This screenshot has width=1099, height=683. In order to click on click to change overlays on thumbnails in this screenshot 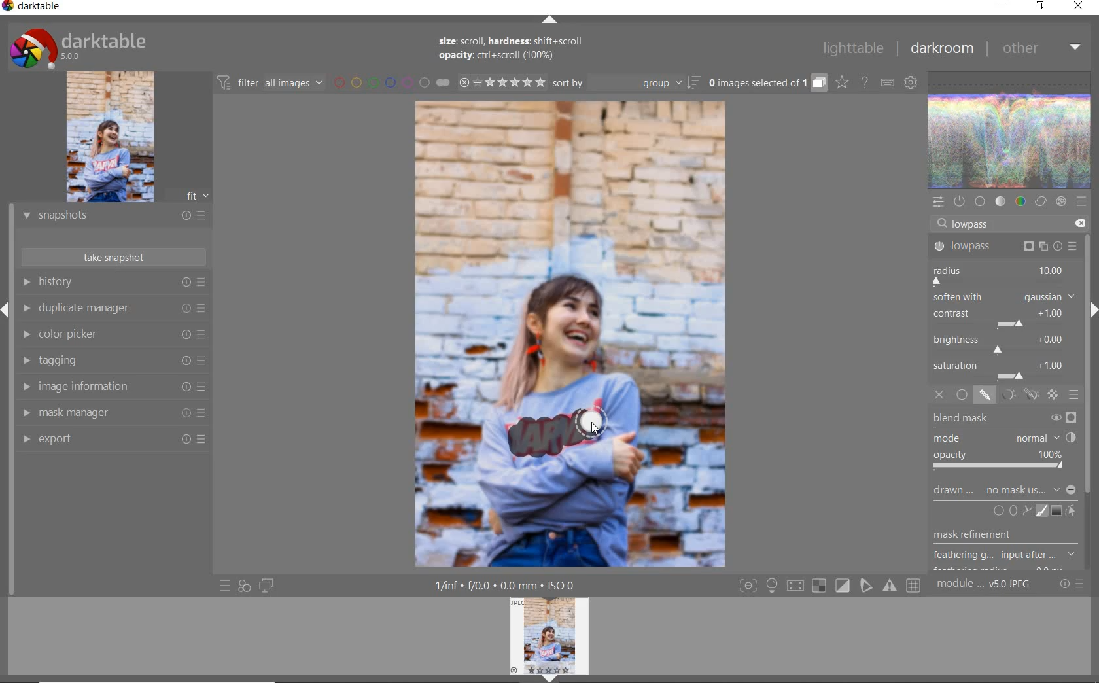, I will do `click(841, 82)`.